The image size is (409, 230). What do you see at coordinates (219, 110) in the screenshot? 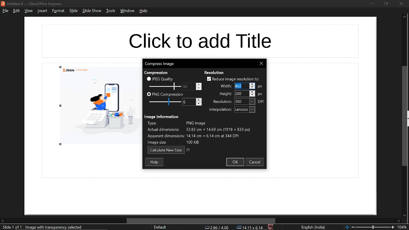
I see `interpolation` at bounding box center [219, 110].